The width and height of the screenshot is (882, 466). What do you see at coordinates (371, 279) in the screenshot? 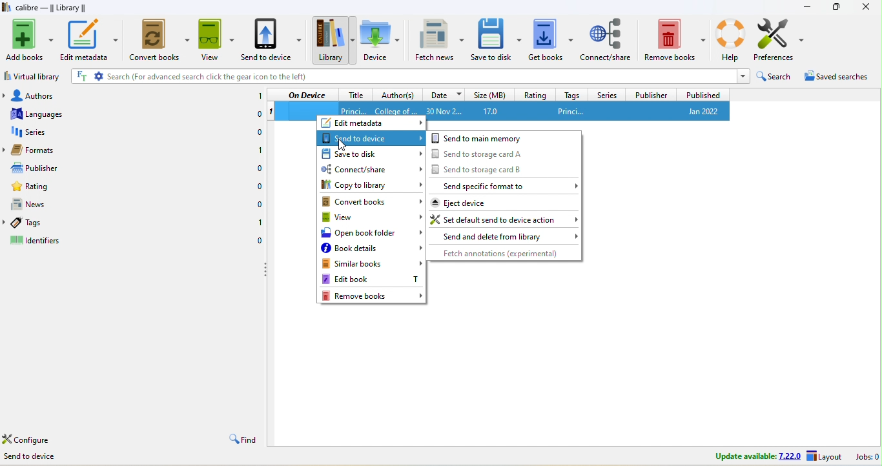
I see `edit book` at bounding box center [371, 279].